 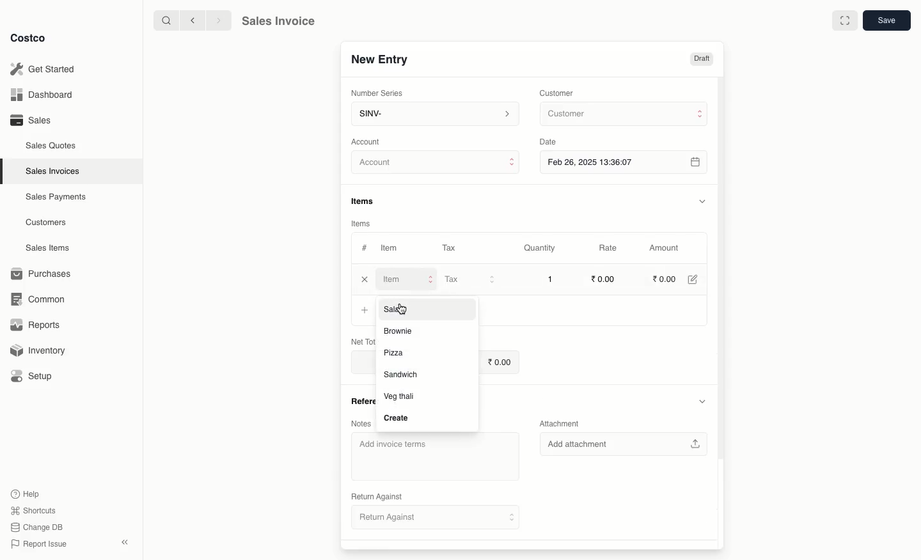 I want to click on 0.00, so click(x=605, y=278).